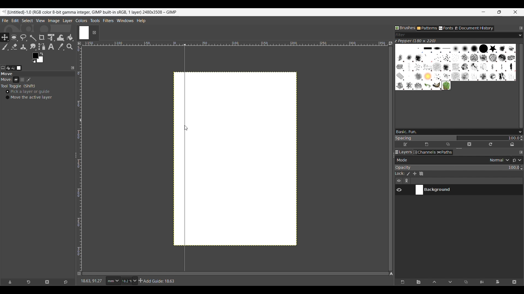 The height and width of the screenshot is (294, 524). I want to click on View menu, so click(40, 20).